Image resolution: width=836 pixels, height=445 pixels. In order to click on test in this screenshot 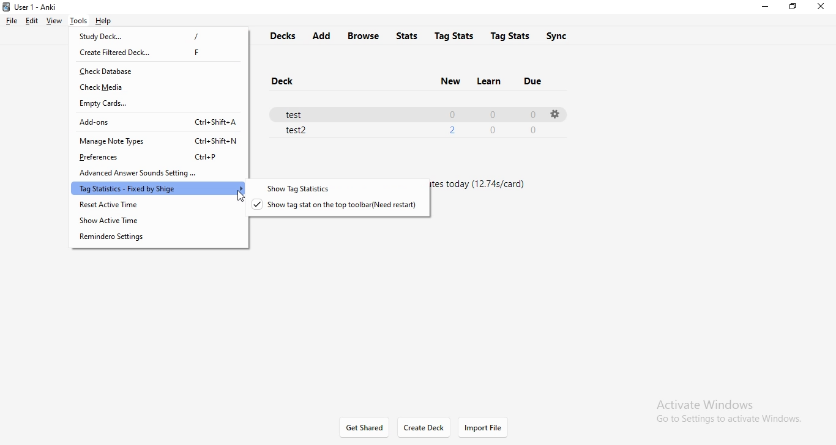, I will do `click(404, 113)`.